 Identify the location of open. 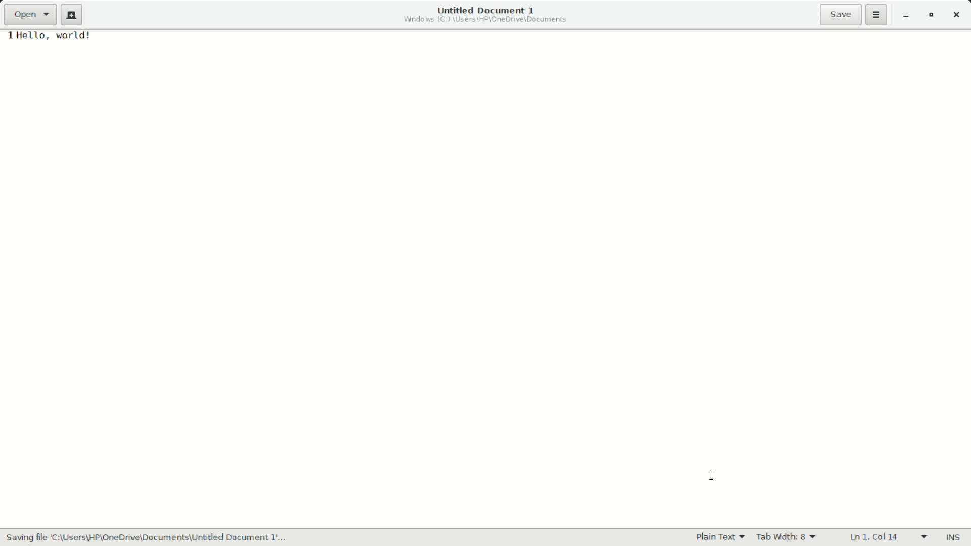
(31, 15).